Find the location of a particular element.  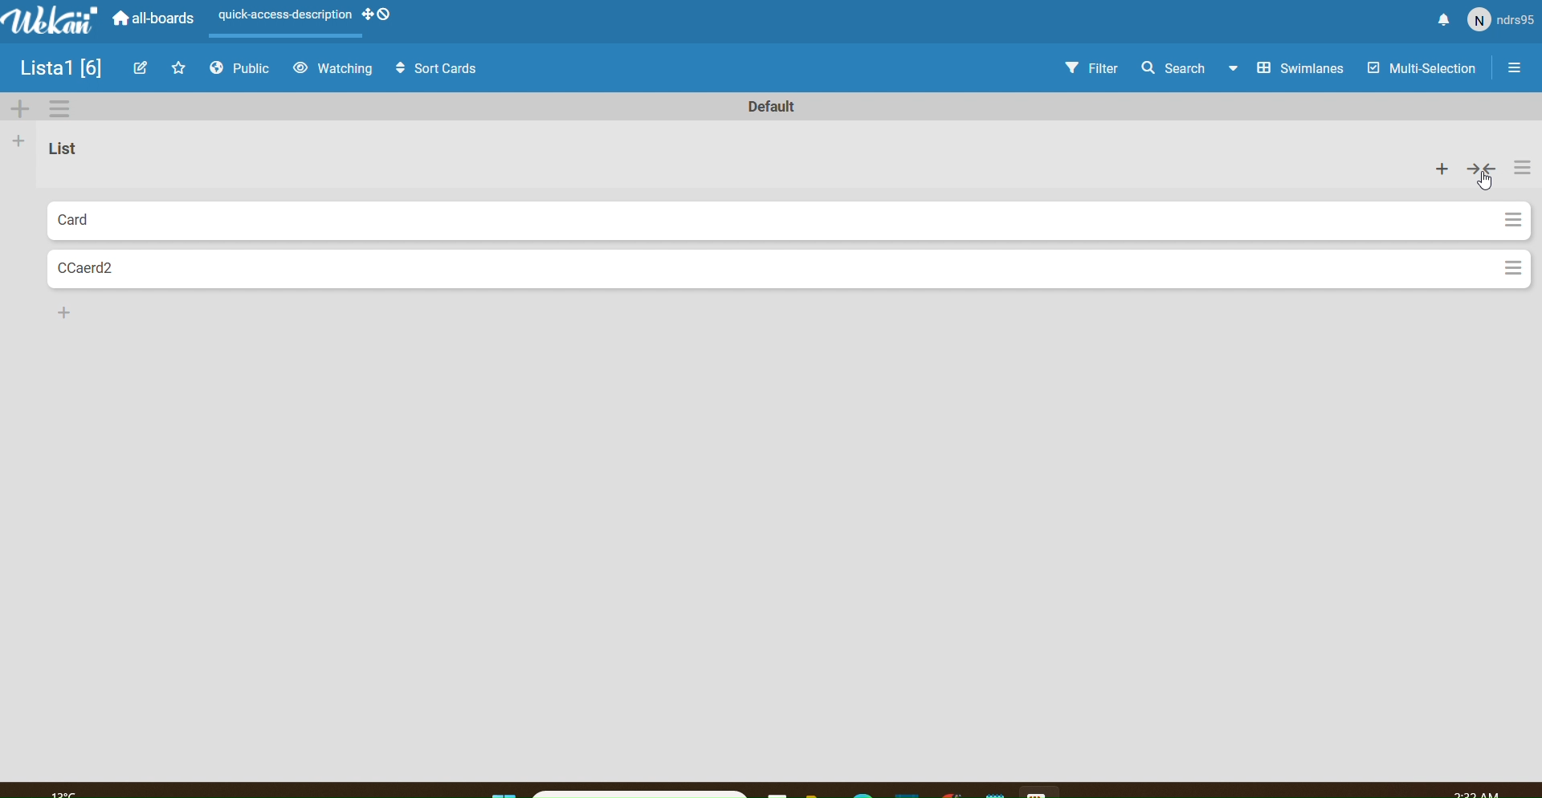

Image is located at coordinates (66, 68).